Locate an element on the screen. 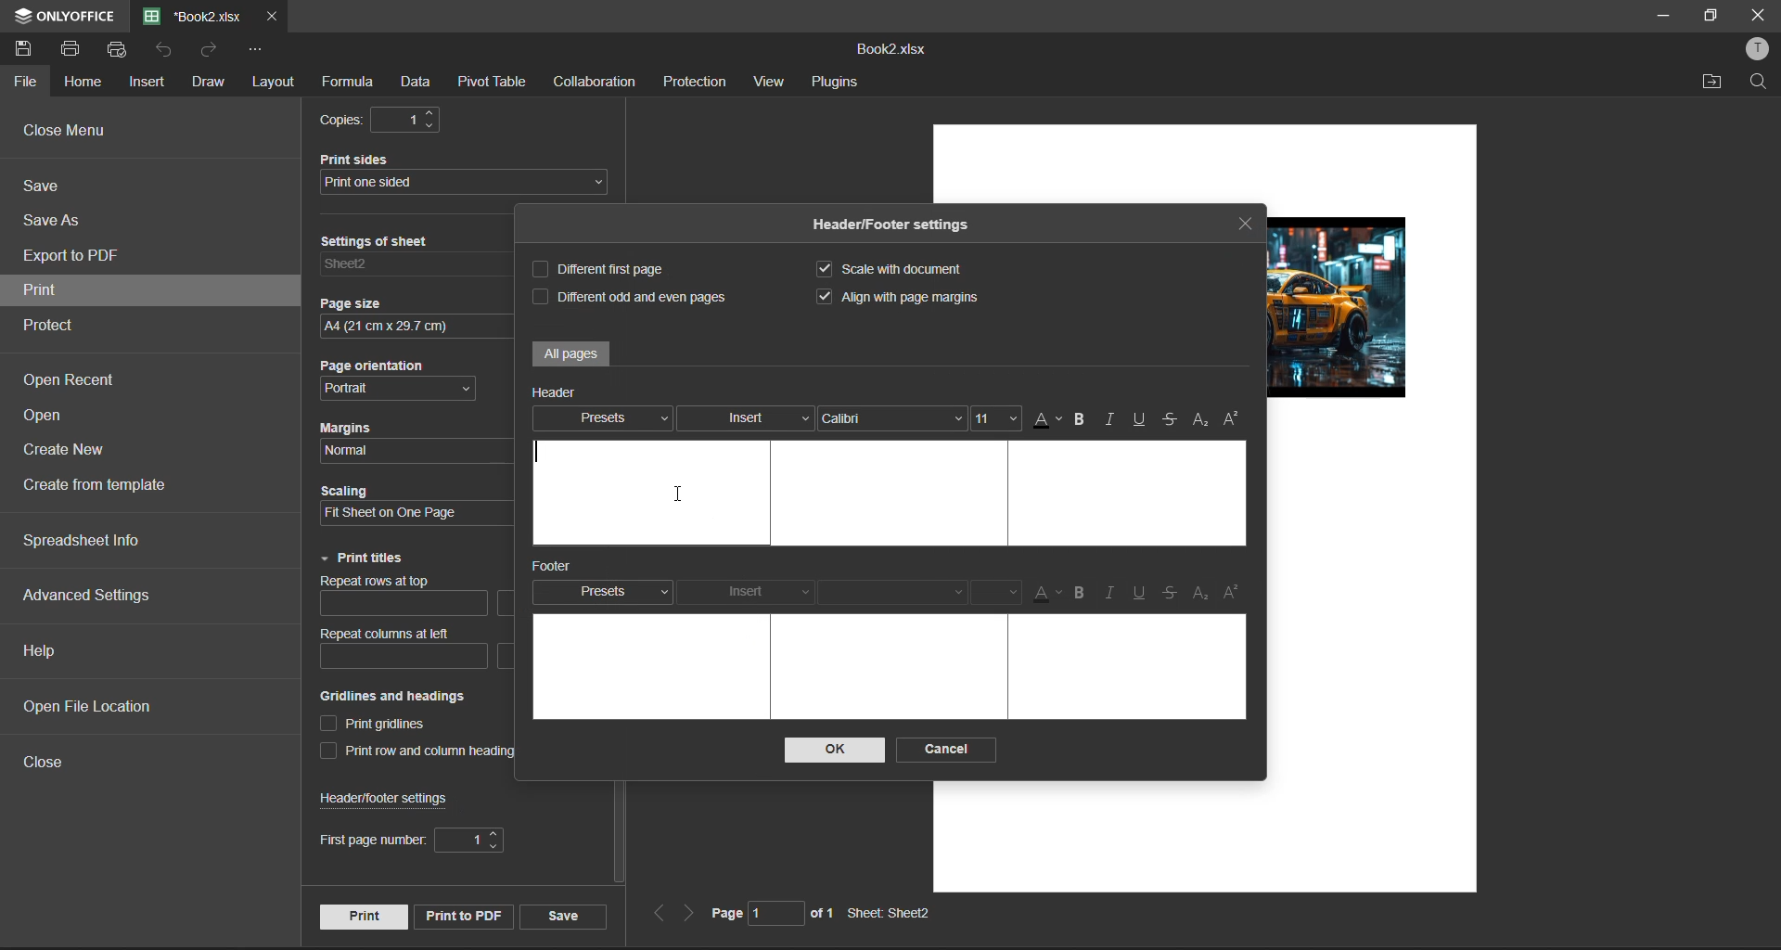 The height and width of the screenshot is (950, 1781). file is located at coordinates (24, 82).